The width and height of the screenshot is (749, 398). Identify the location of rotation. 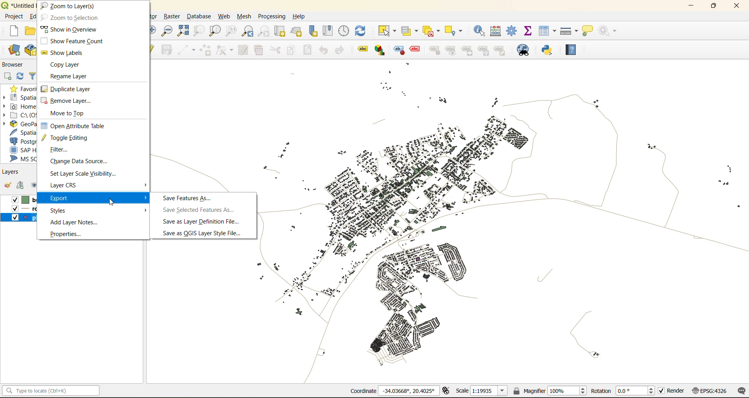
(623, 391).